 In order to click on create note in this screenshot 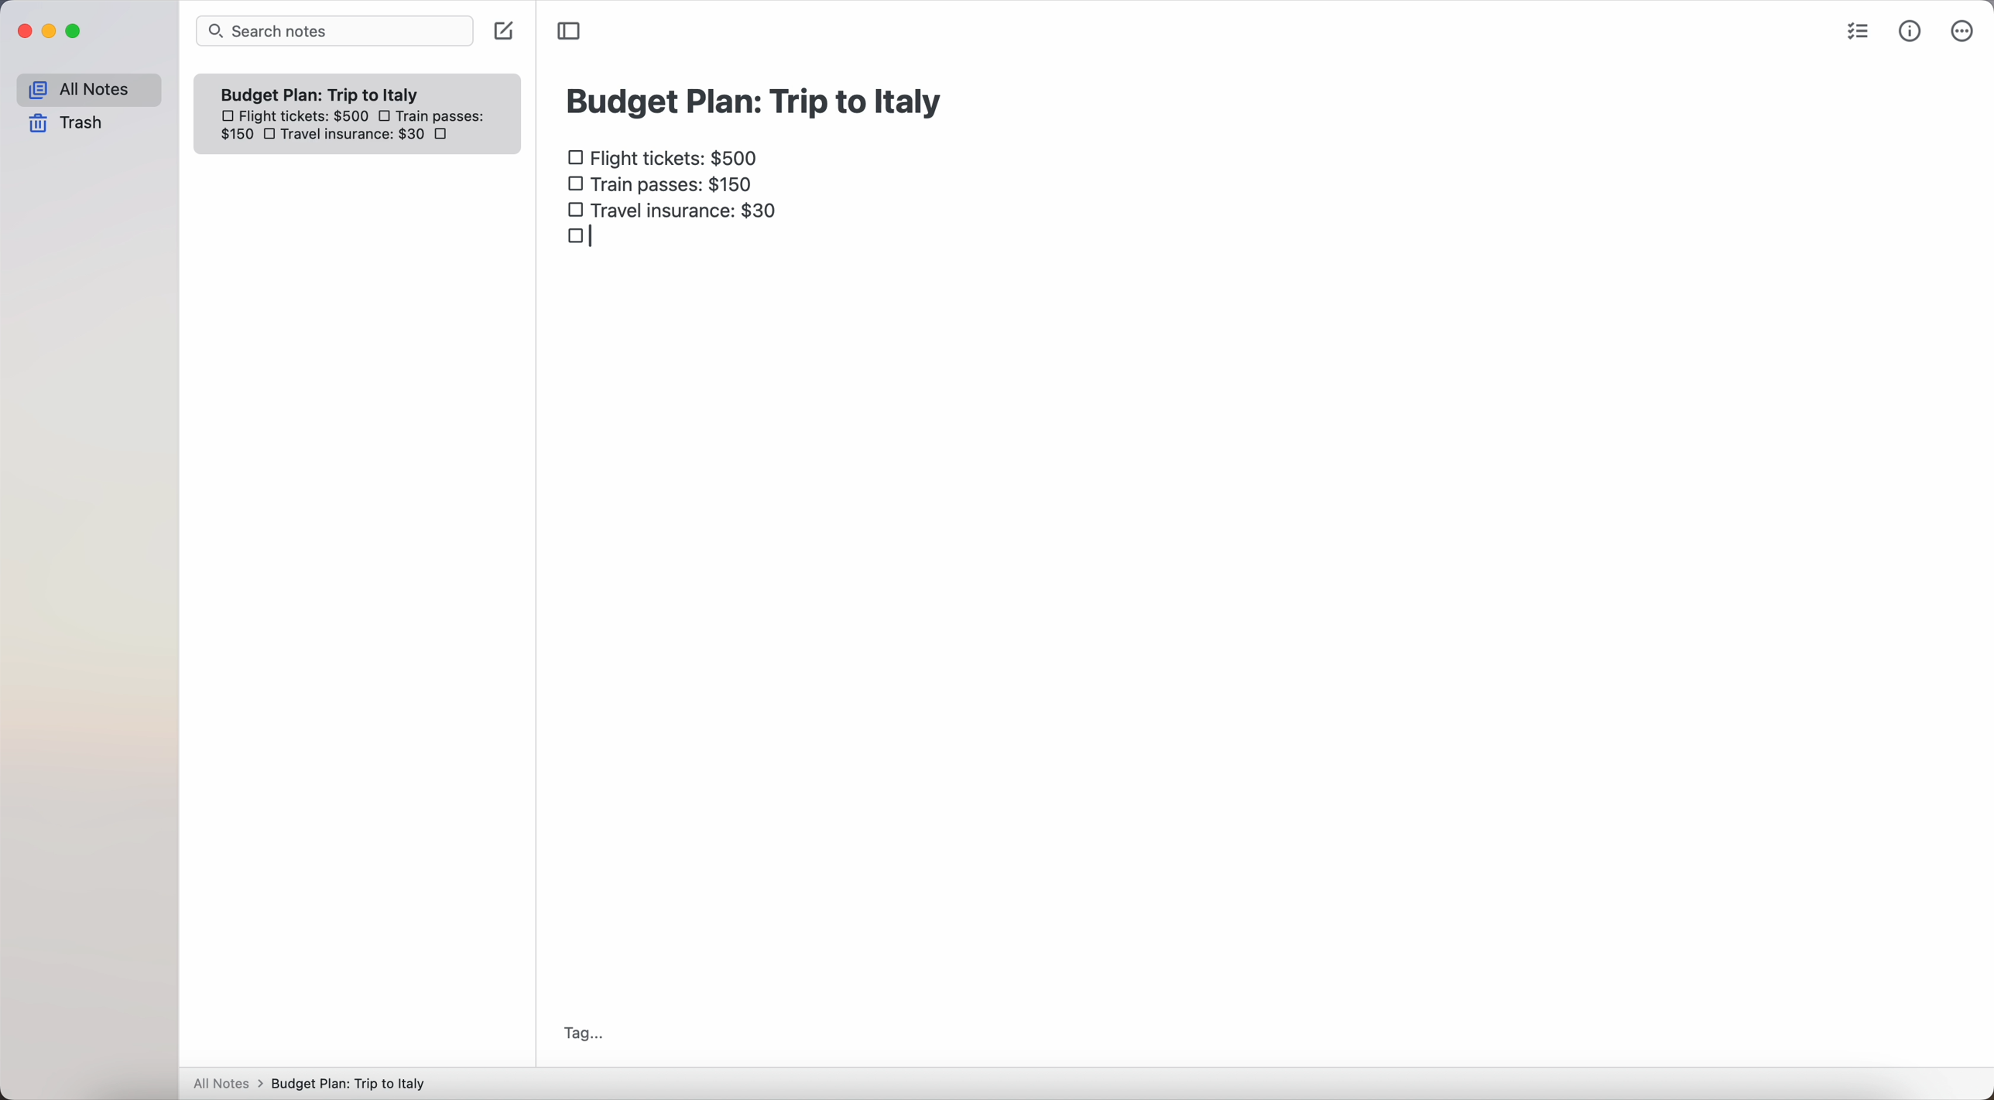, I will do `click(502, 33)`.